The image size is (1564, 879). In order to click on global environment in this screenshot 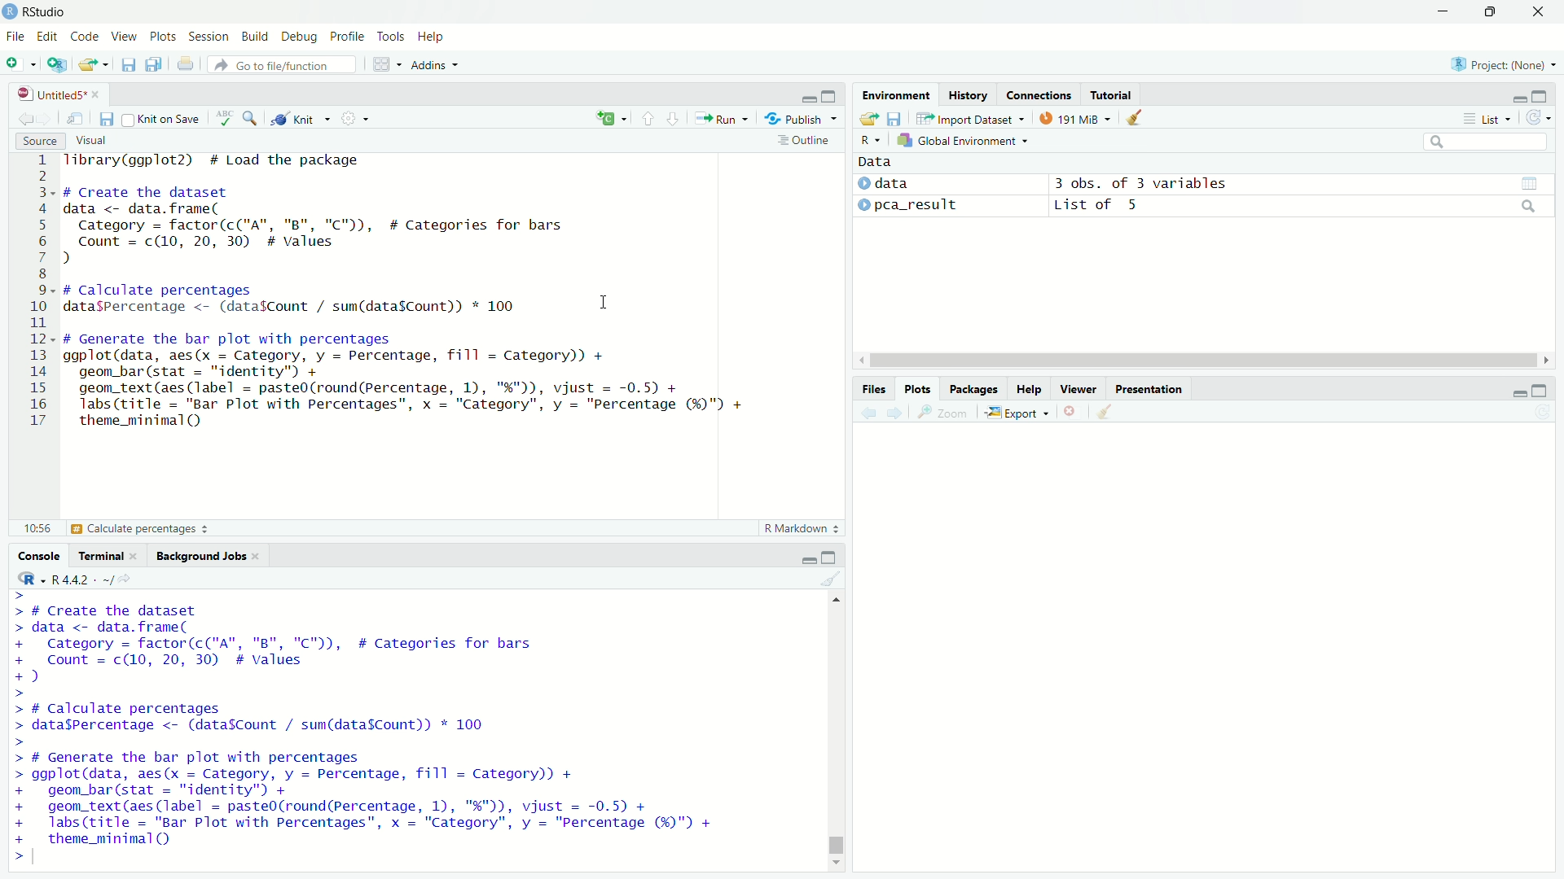, I will do `click(964, 140)`.